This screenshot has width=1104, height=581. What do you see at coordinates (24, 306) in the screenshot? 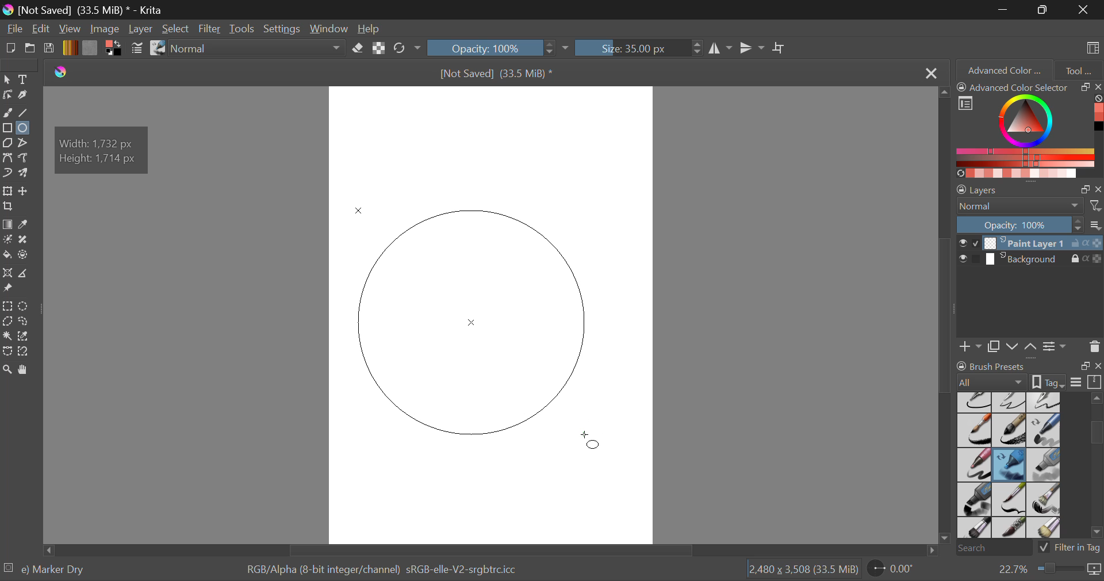
I see `Elliptical Selection Tool` at bounding box center [24, 306].